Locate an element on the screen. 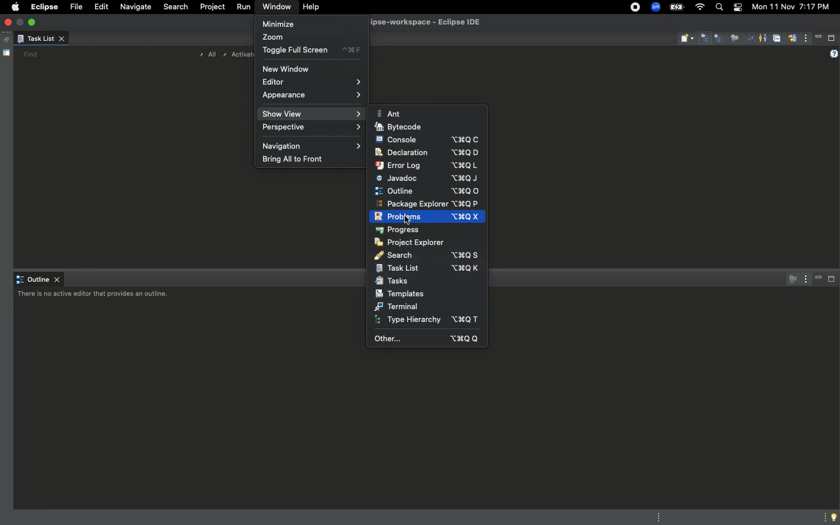 Image resolution: width=840 pixels, height=525 pixels. Outline is located at coordinates (39, 280).